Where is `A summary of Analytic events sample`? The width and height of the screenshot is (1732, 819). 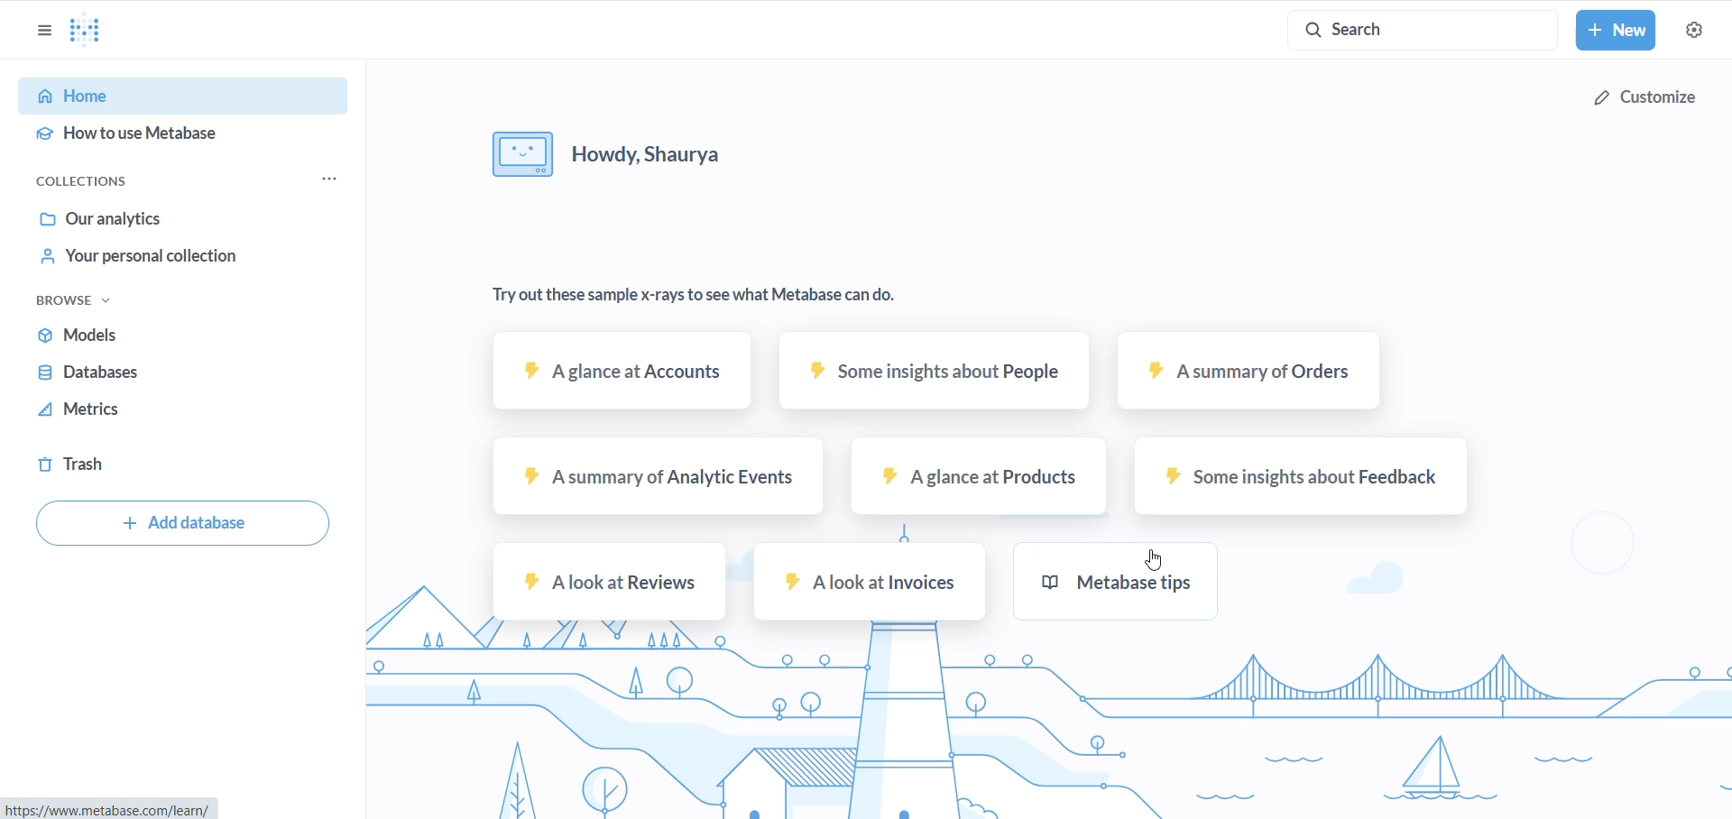
A summary of Analytic events sample is located at coordinates (664, 481).